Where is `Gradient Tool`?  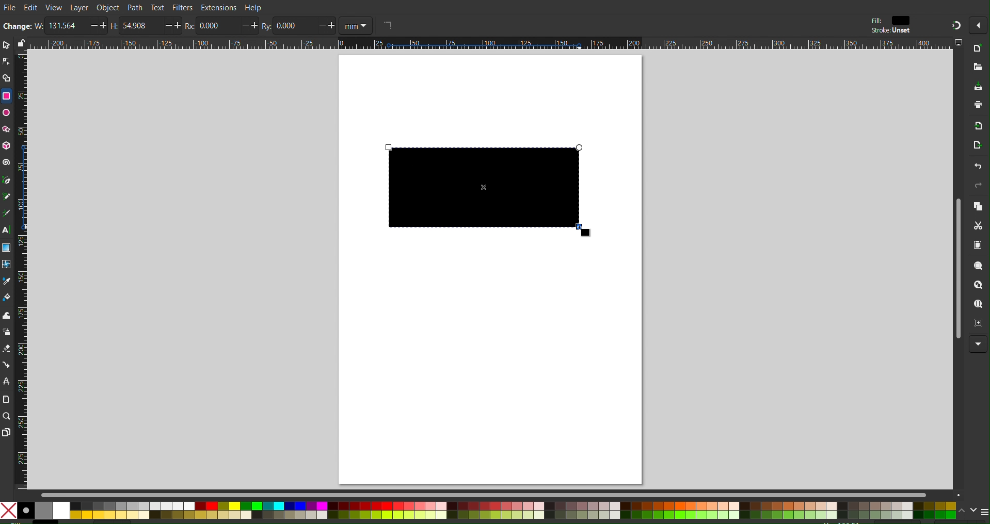 Gradient Tool is located at coordinates (6, 248).